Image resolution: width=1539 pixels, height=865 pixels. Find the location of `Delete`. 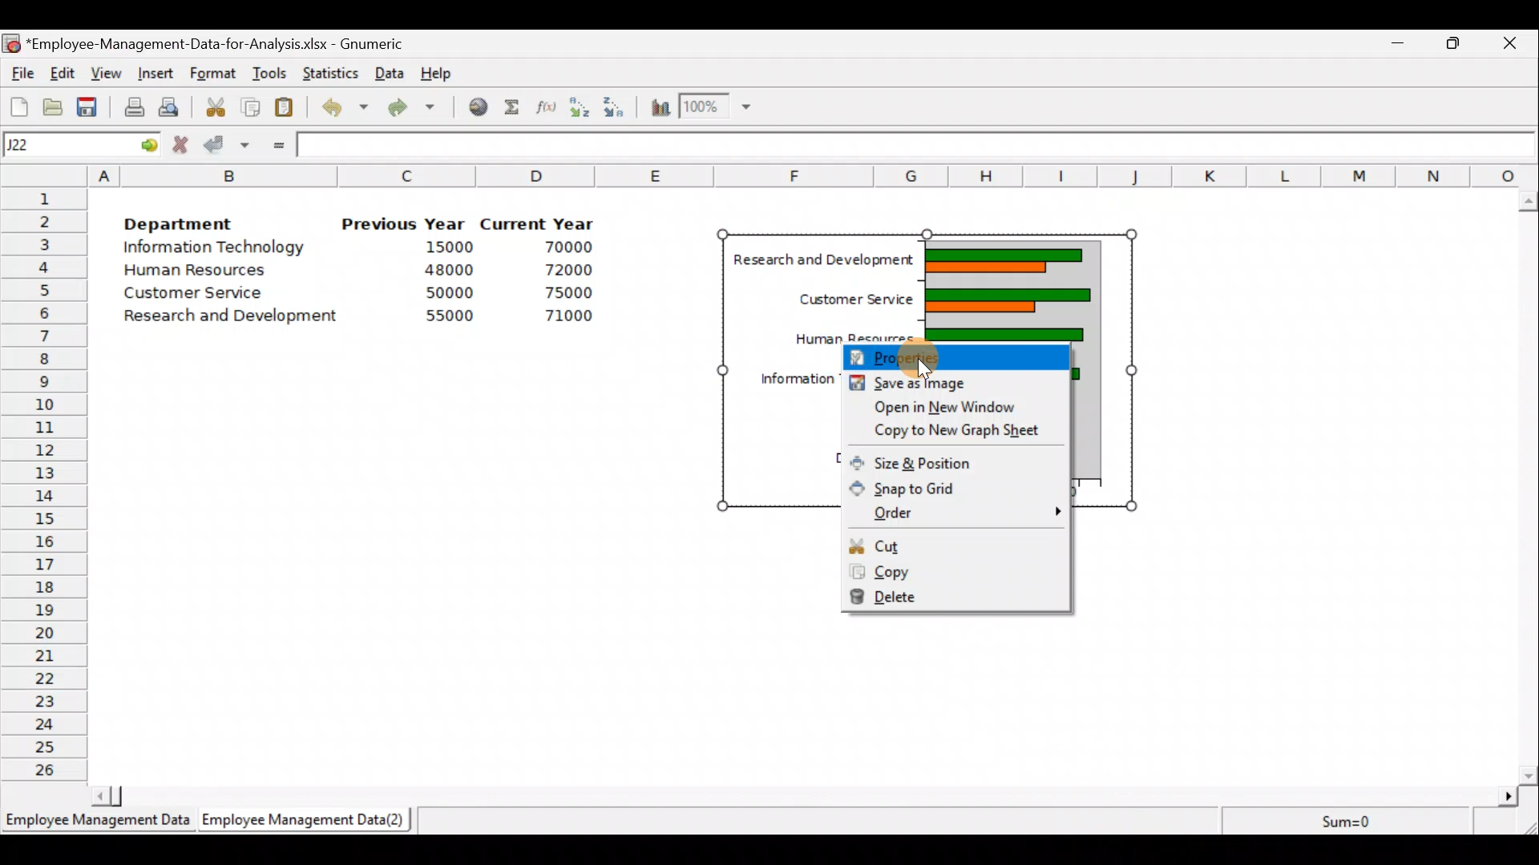

Delete is located at coordinates (883, 601).